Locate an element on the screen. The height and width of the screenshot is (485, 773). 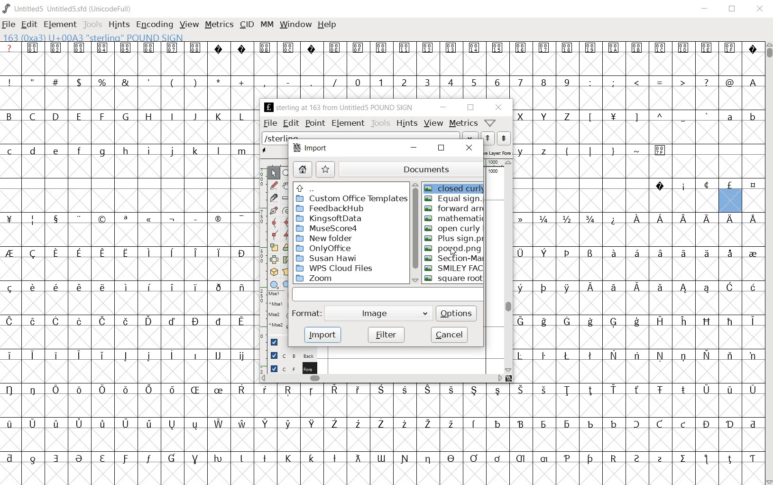
> is located at coordinates (683, 83).